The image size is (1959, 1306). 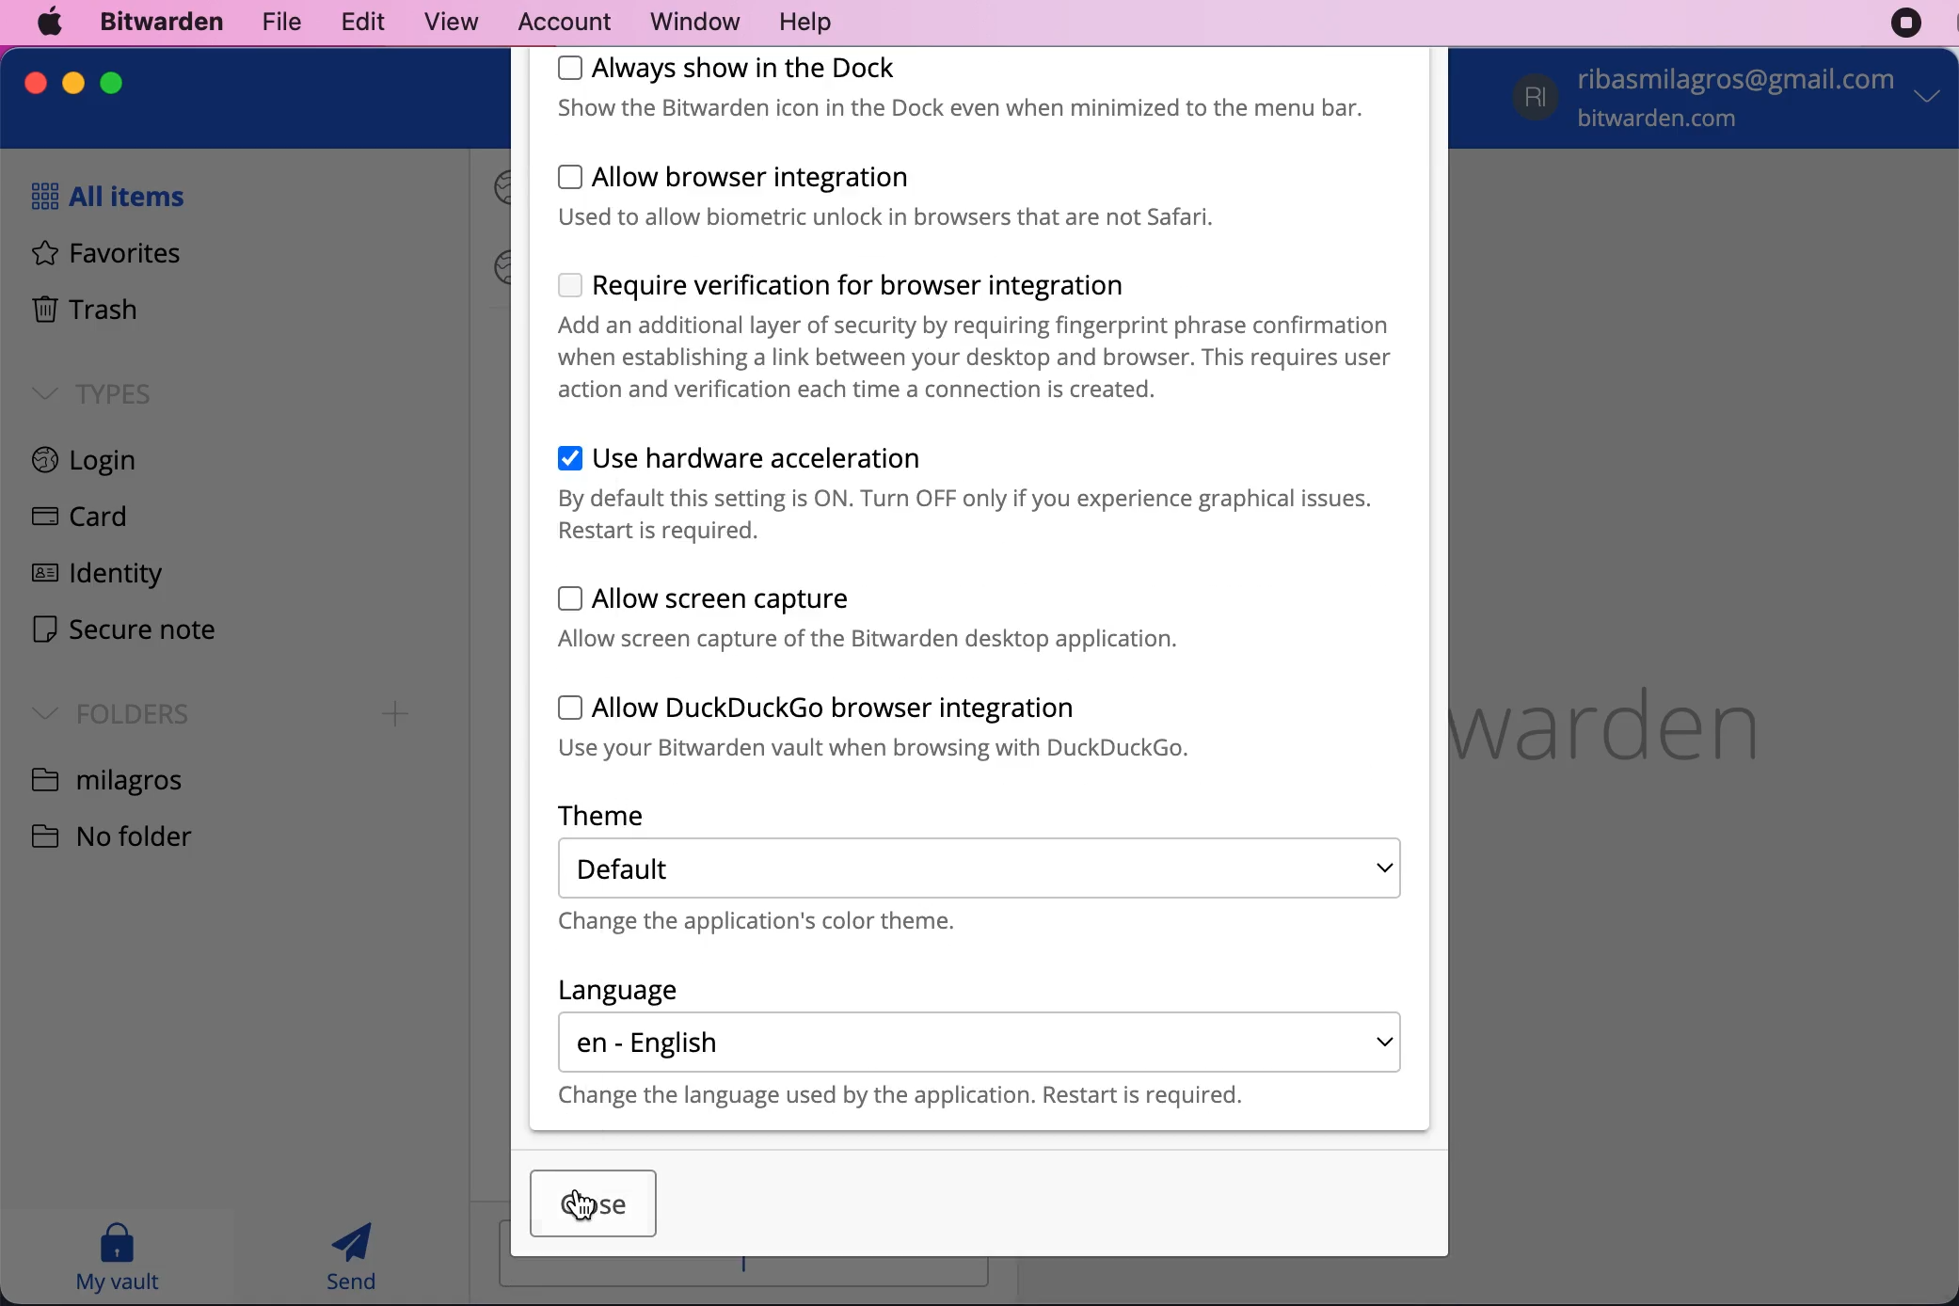 I want to click on mac logo, so click(x=52, y=22).